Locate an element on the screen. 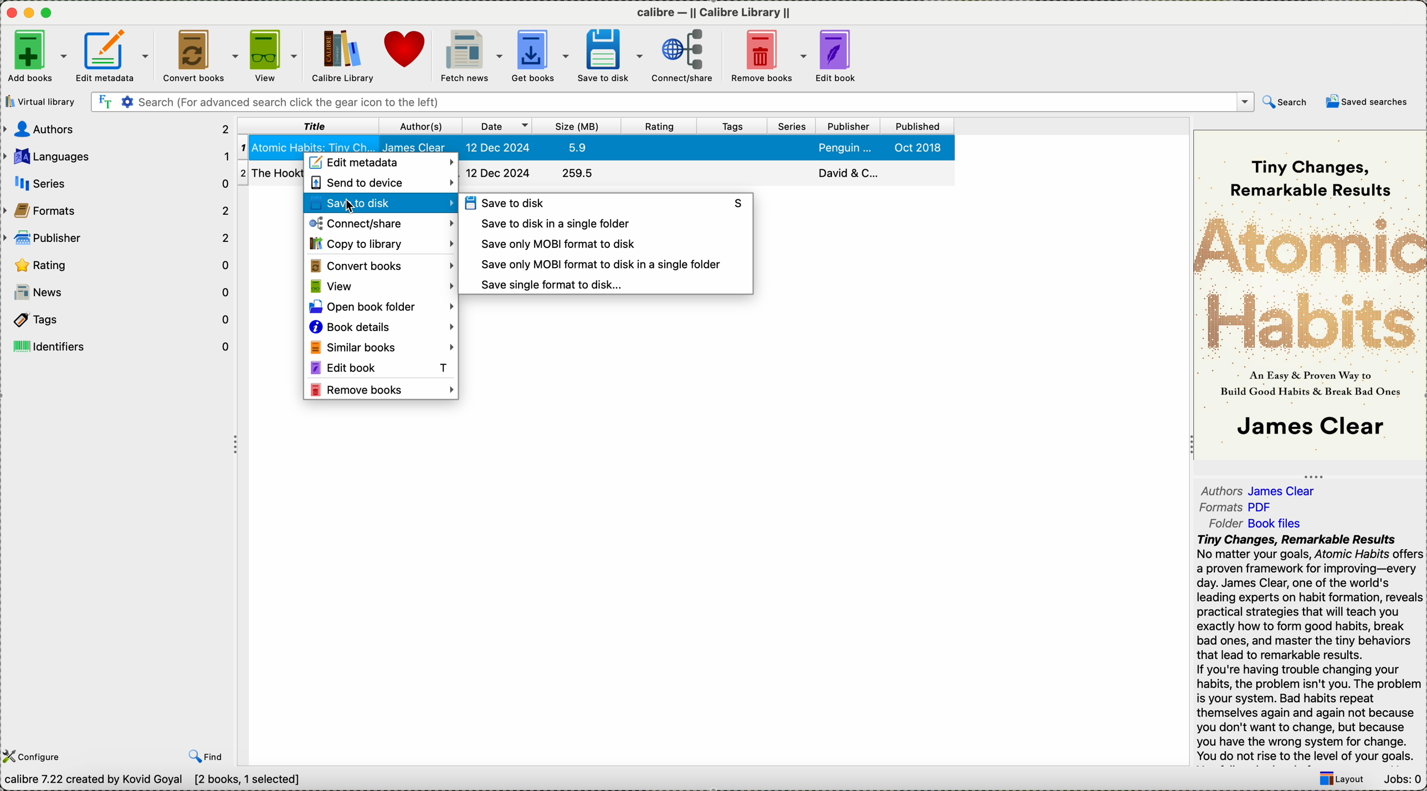 The width and height of the screenshot is (1427, 791). published is located at coordinates (918, 127).